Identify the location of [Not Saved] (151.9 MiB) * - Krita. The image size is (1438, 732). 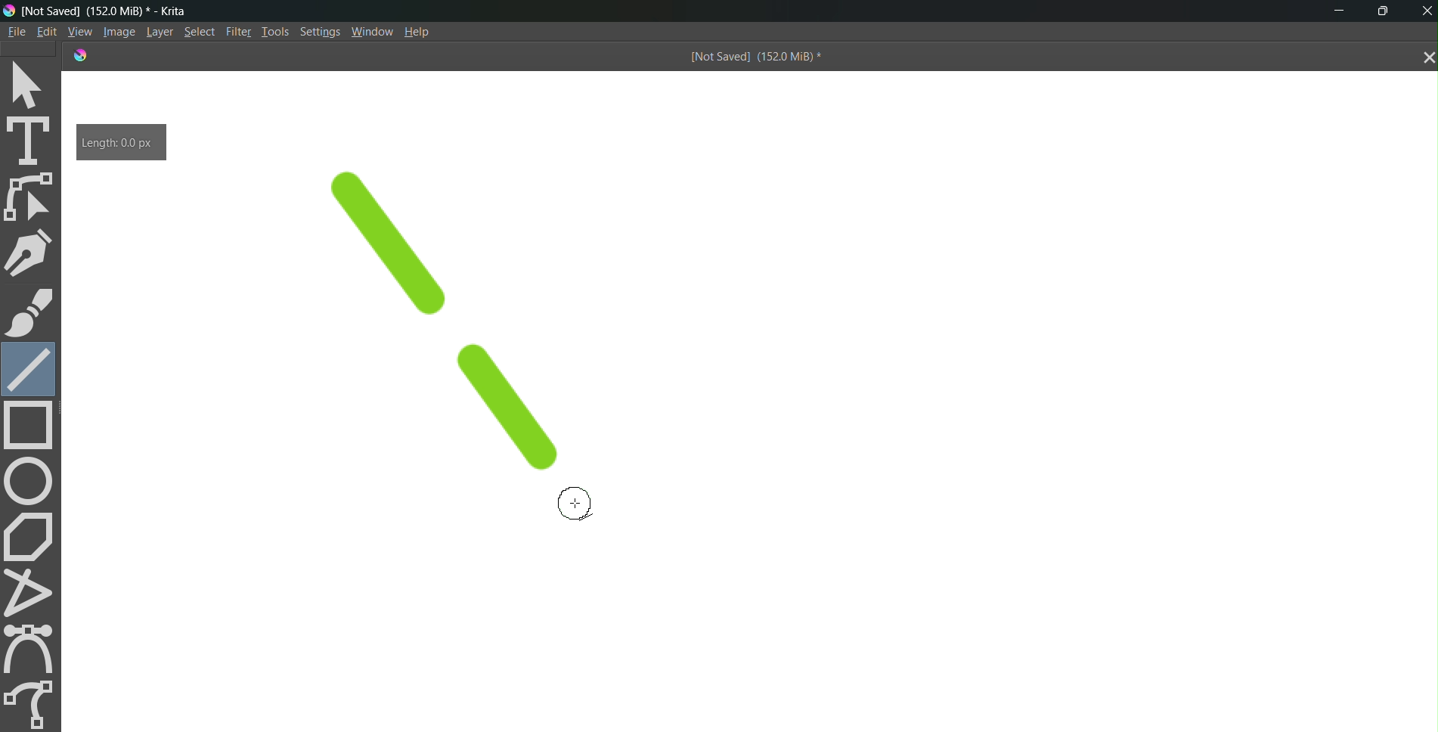
(114, 11).